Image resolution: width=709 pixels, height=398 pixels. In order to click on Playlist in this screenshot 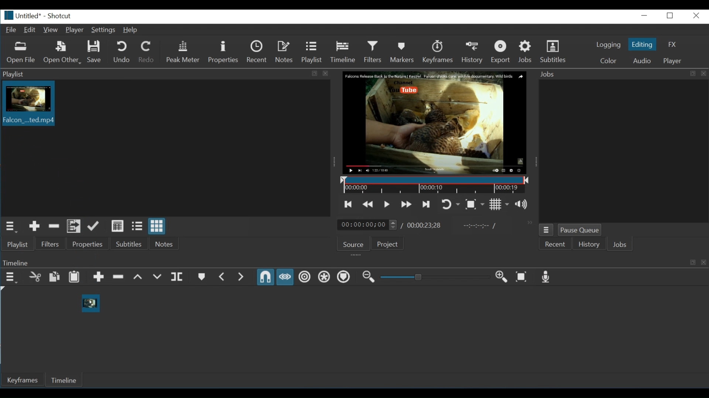, I will do `click(311, 52)`.